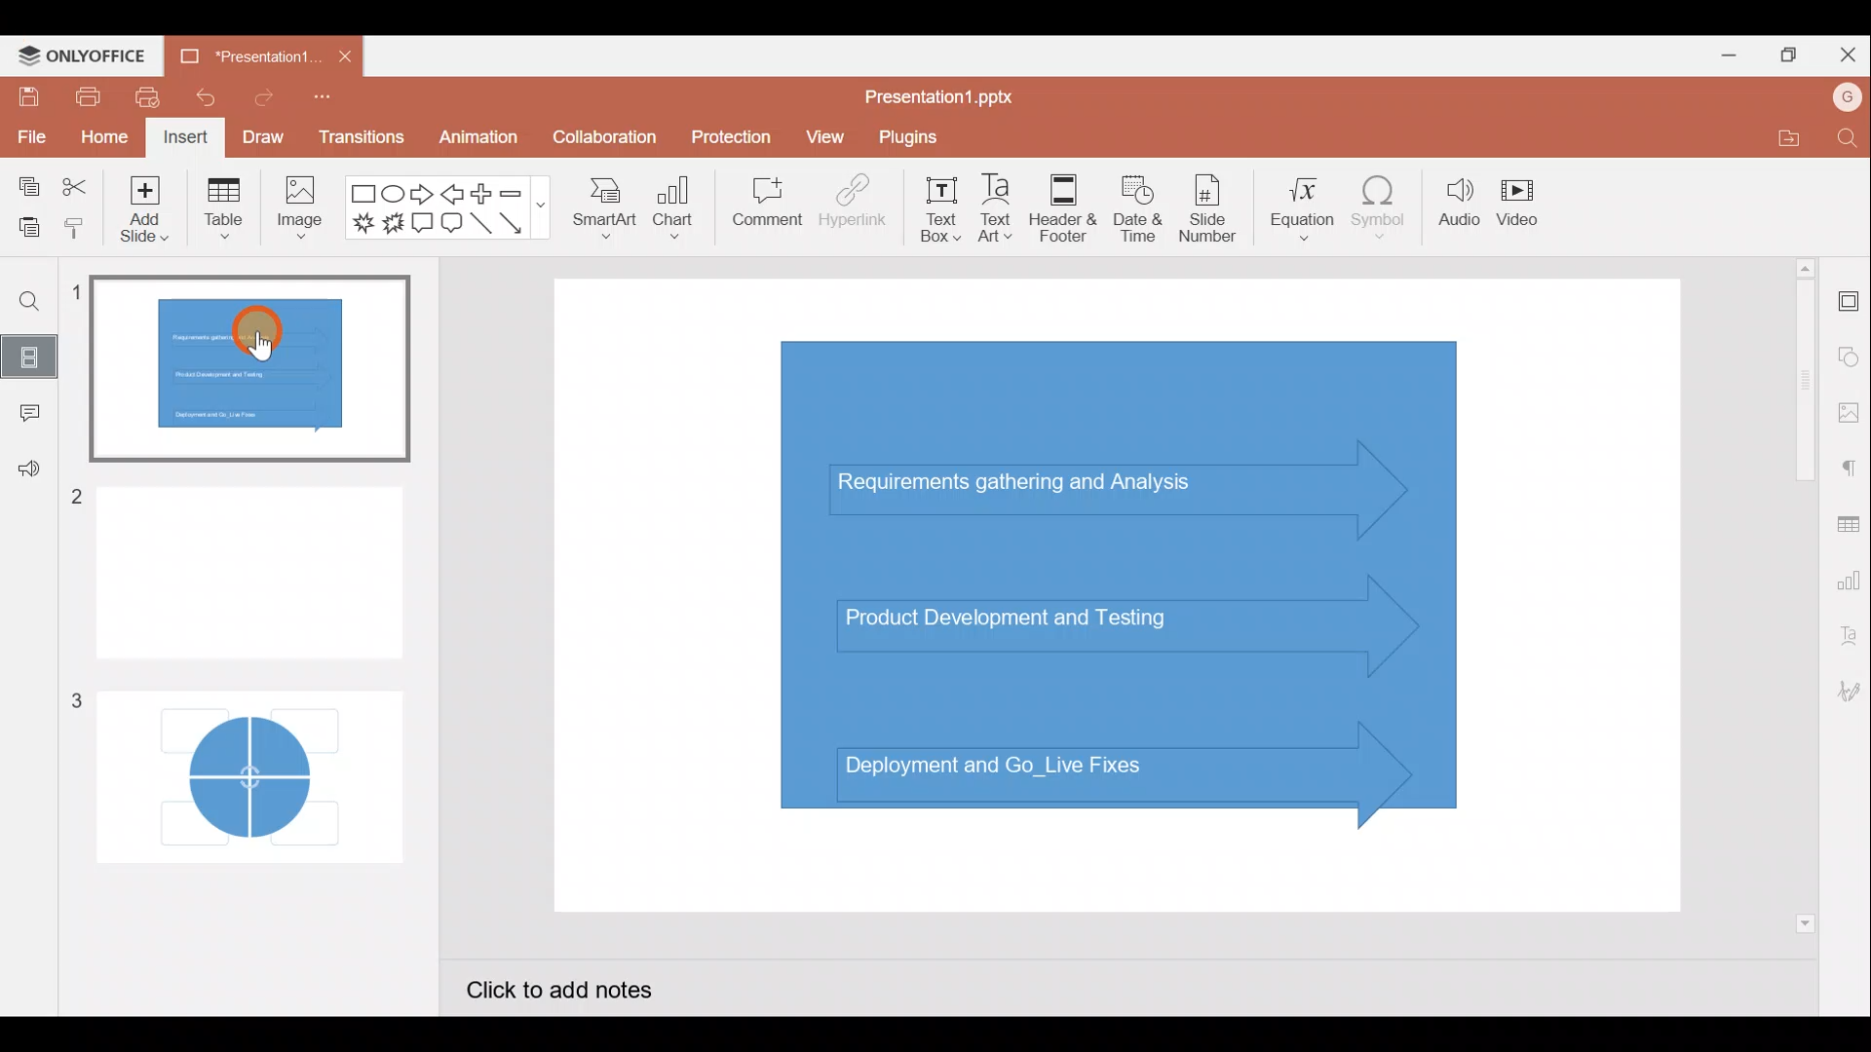 The height and width of the screenshot is (1052, 1871). Describe the element at coordinates (1776, 137) in the screenshot. I see `Open file location` at that location.